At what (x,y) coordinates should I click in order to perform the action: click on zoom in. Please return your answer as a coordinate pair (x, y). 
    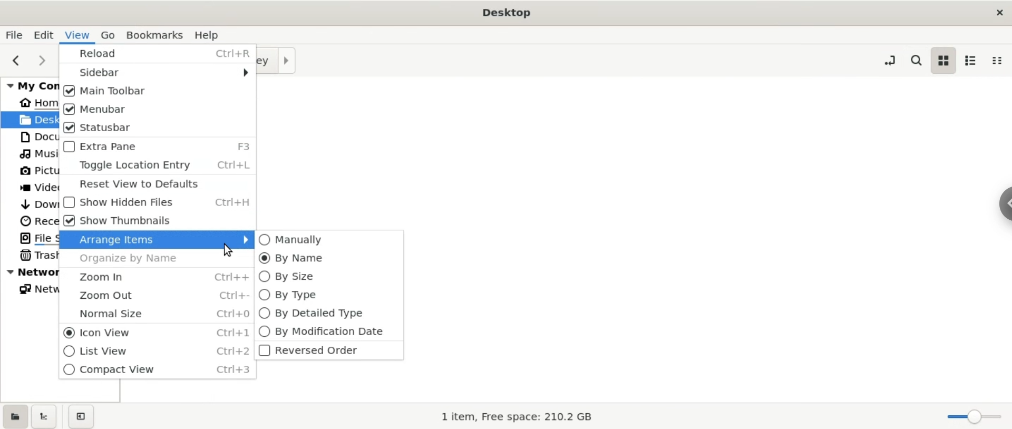
    Looking at the image, I should click on (154, 278).